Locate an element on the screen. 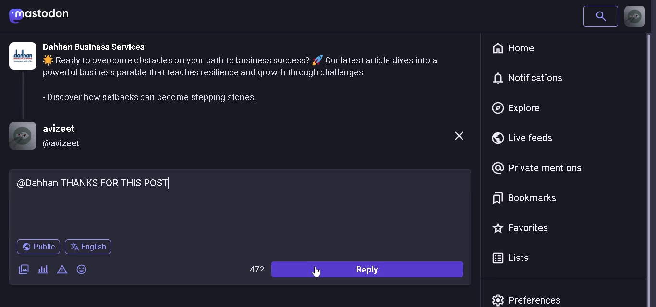 This screenshot has height=307, width=656. public post is located at coordinates (38, 247).